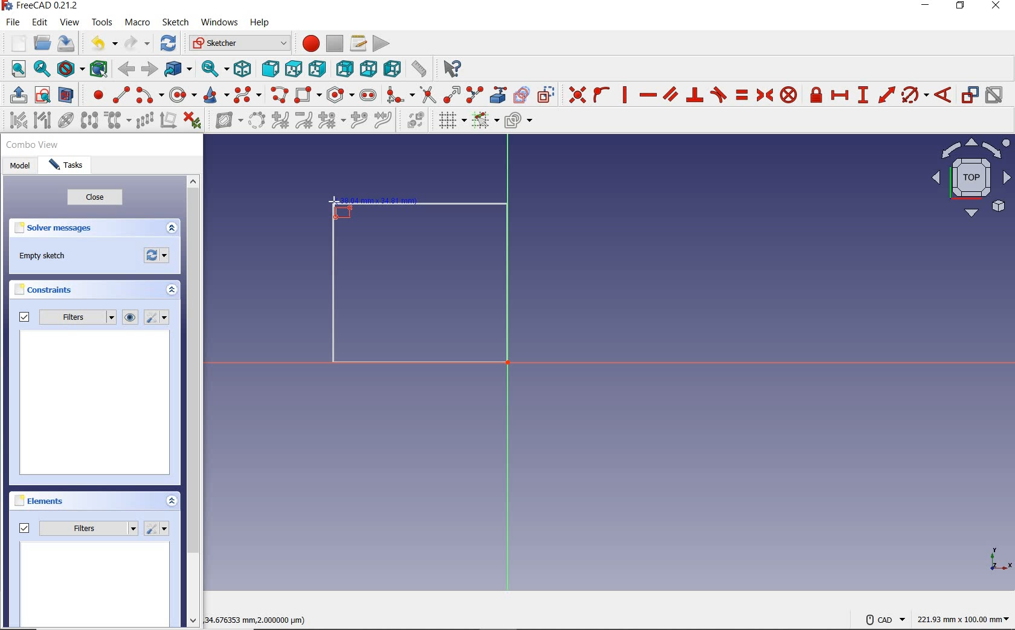  What do you see at coordinates (183, 95) in the screenshot?
I see `create circle` at bounding box center [183, 95].